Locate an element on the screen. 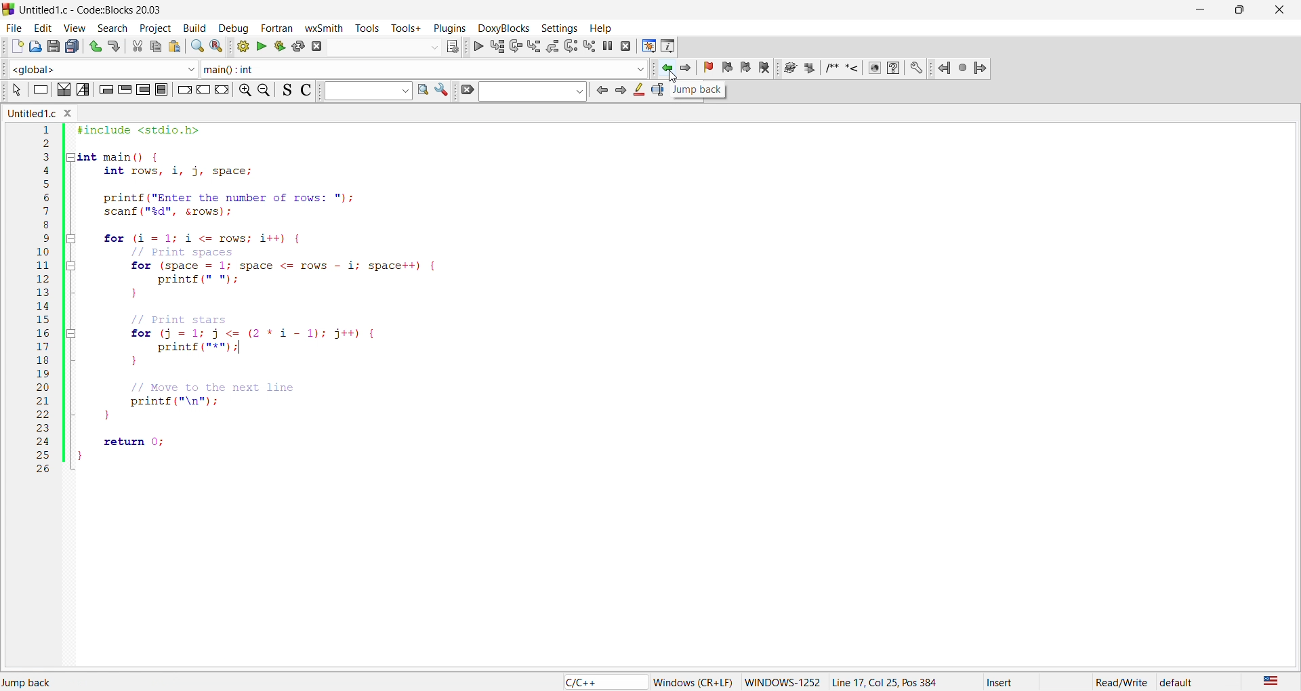 The width and height of the screenshot is (1301, 691). build is located at coordinates (240, 47).